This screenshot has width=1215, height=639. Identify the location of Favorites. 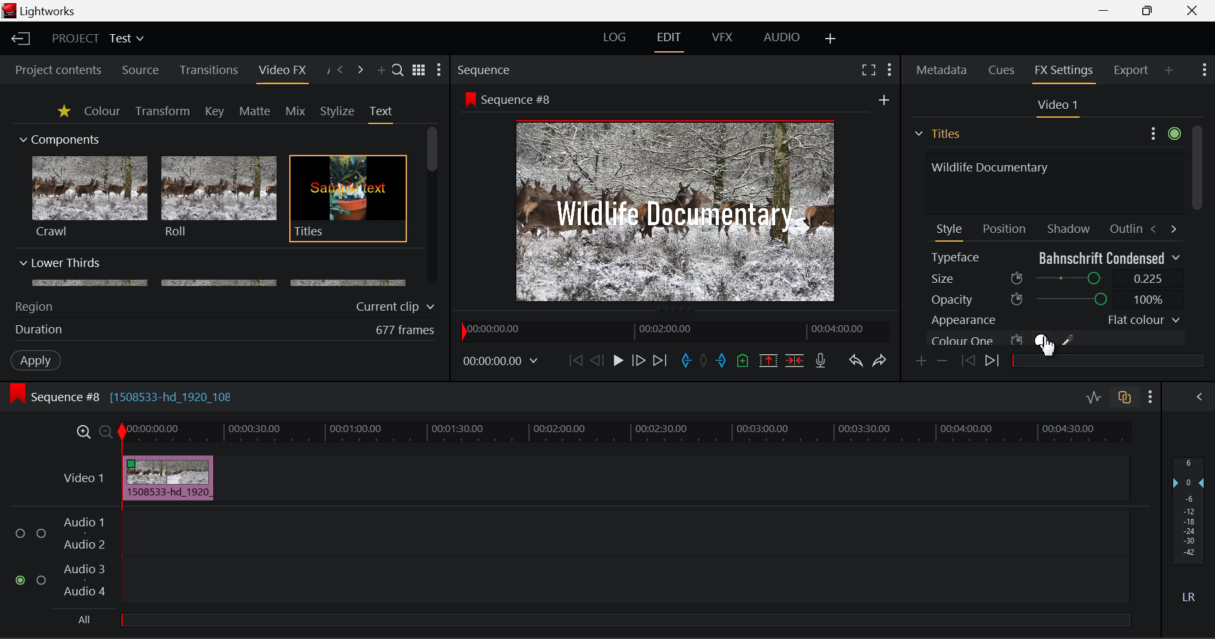
(65, 112).